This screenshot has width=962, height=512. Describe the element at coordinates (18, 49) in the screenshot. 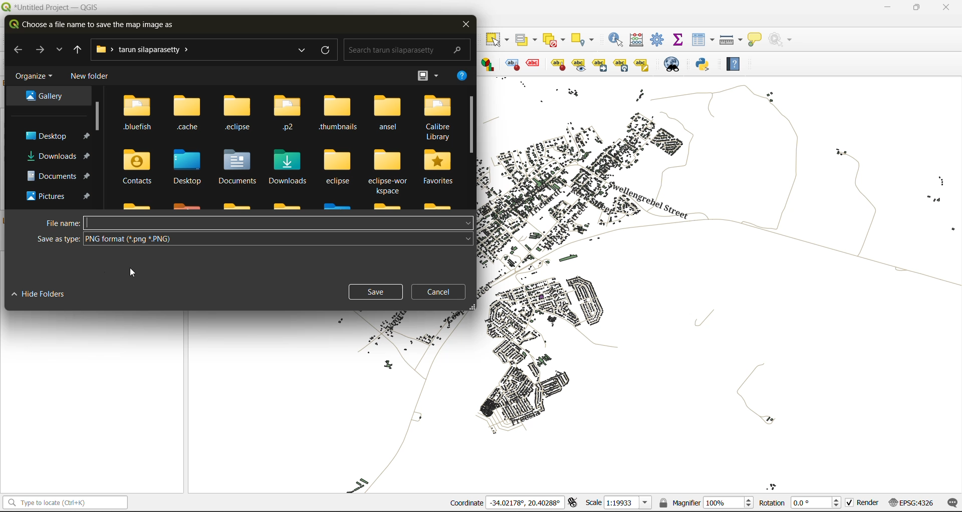

I see `back` at that location.